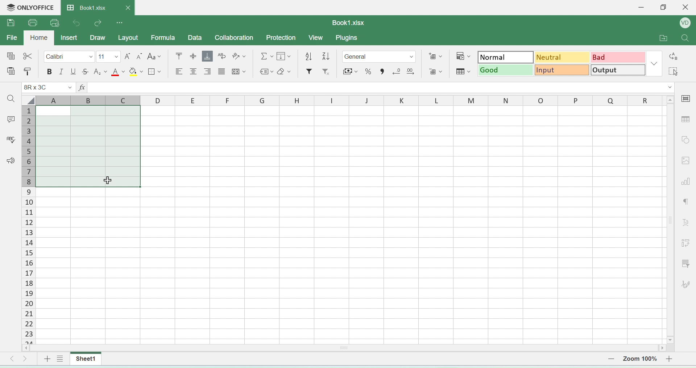 The width and height of the screenshot is (696, 368). What do you see at coordinates (57, 22) in the screenshot?
I see `quick print` at bounding box center [57, 22].